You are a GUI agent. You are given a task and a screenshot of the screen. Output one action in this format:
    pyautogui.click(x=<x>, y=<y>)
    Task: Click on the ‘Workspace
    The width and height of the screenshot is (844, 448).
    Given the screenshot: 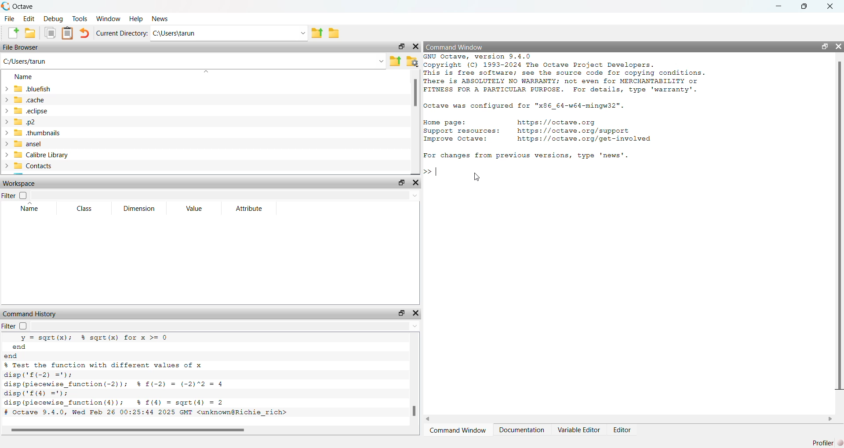 What is the action you would take?
    pyautogui.click(x=22, y=184)
    